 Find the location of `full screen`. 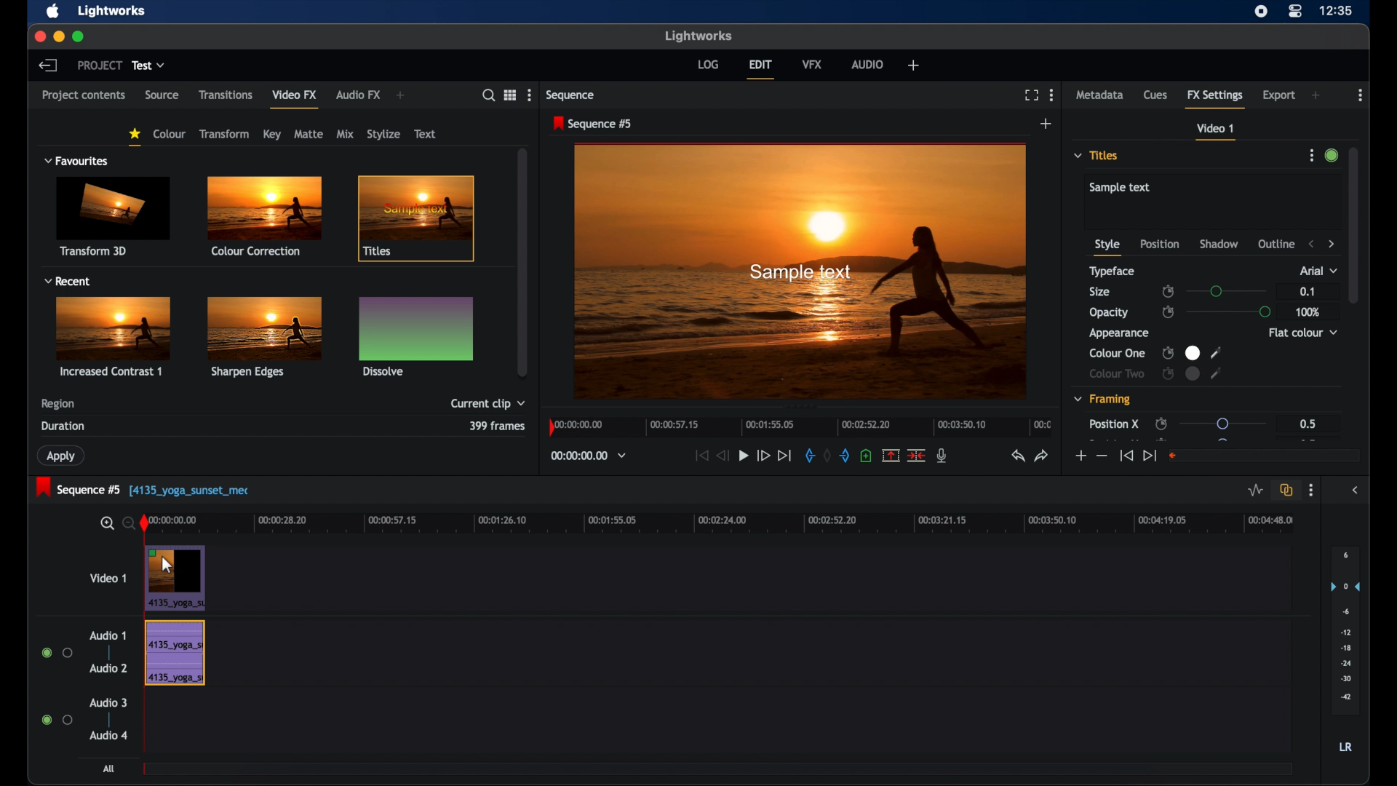

full screen is located at coordinates (1031, 95).